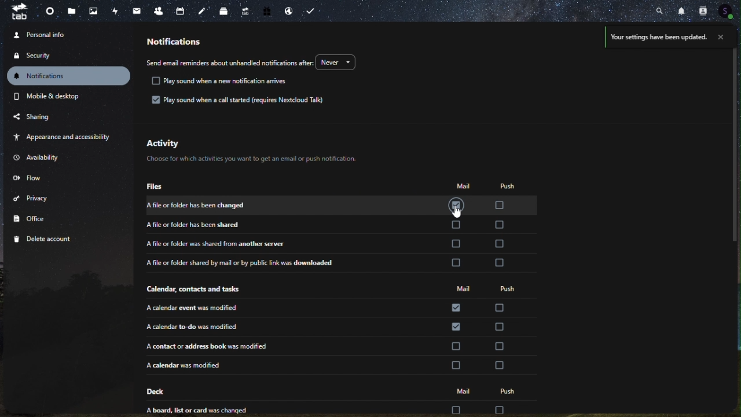 The width and height of the screenshot is (741, 417). What do you see at coordinates (198, 327) in the screenshot?
I see `a calender to-do was modified` at bounding box center [198, 327].